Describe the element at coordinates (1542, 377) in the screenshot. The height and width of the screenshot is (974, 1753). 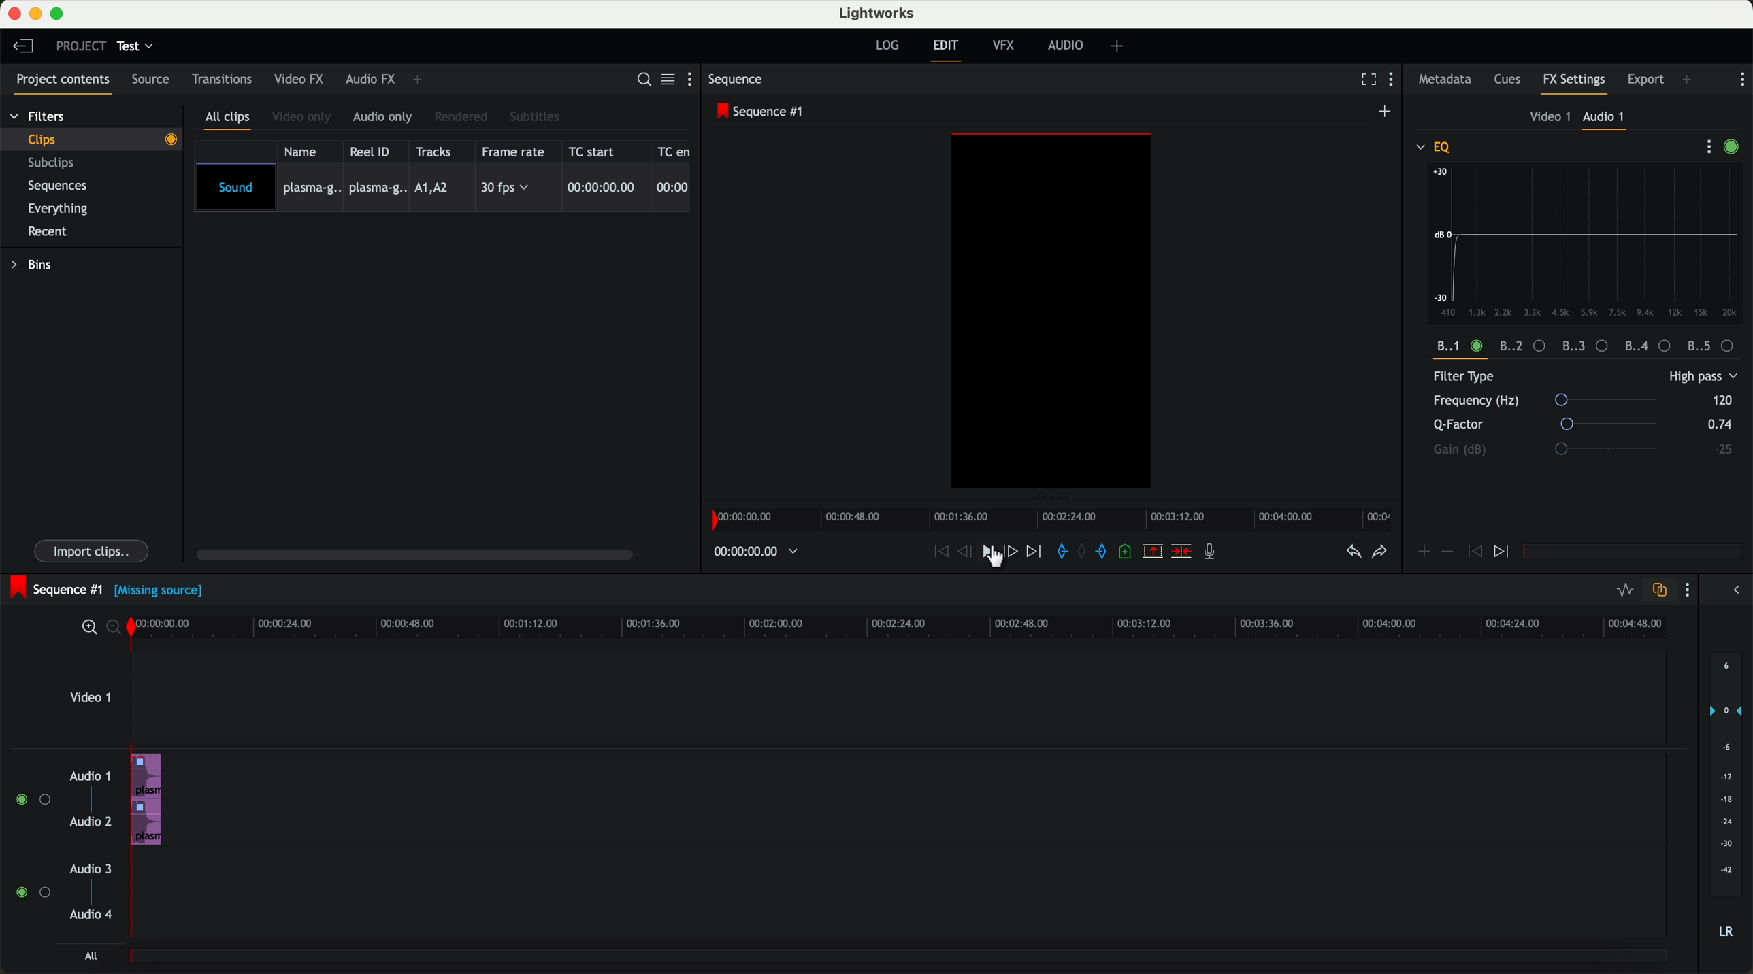
I see `filter type` at that location.